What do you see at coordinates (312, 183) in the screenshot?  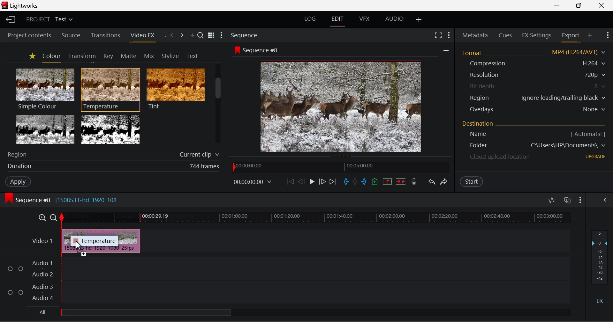 I see `Play` at bounding box center [312, 183].